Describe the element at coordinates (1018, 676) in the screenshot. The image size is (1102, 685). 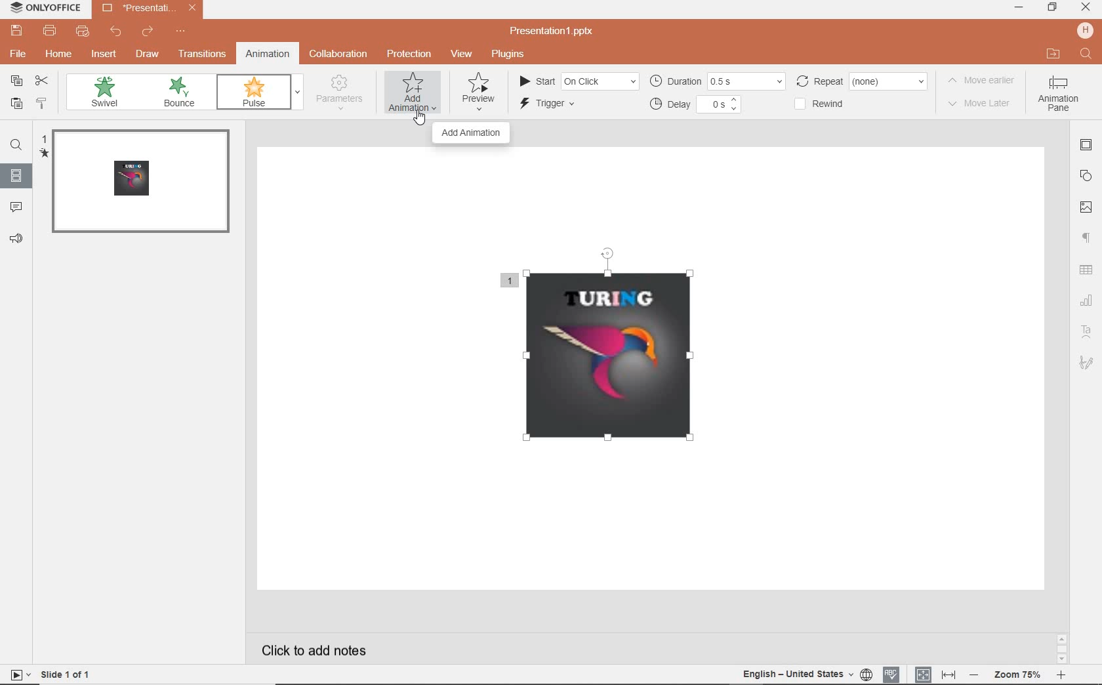
I see `zoom out or zoom in` at that location.